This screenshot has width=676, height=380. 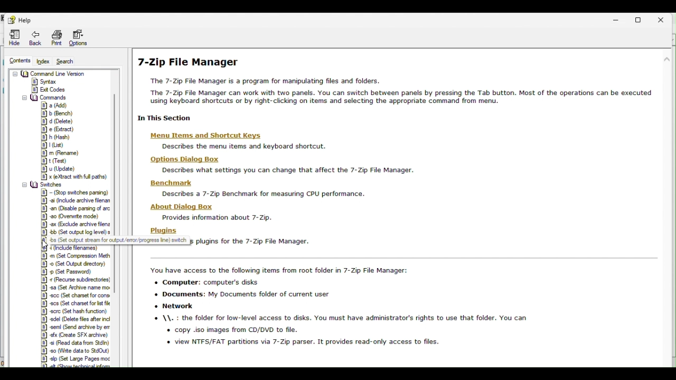 I want to click on , so click(x=118, y=240).